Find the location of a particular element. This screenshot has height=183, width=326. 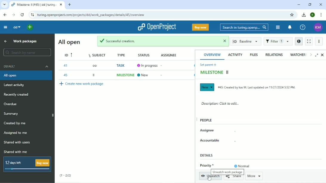

Files is located at coordinates (254, 55).